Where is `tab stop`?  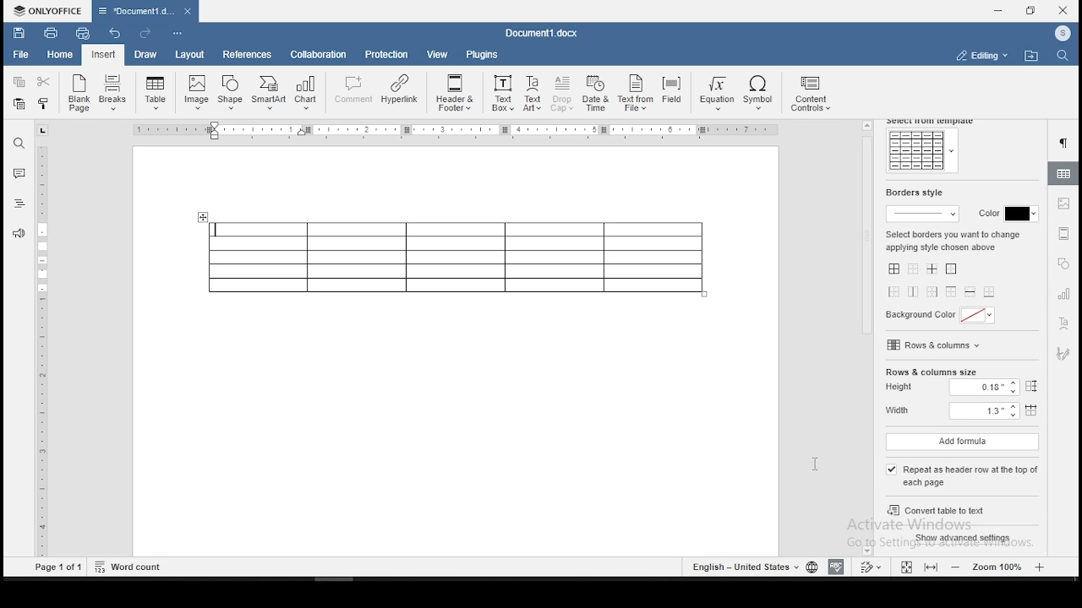
tab stop is located at coordinates (43, 130).